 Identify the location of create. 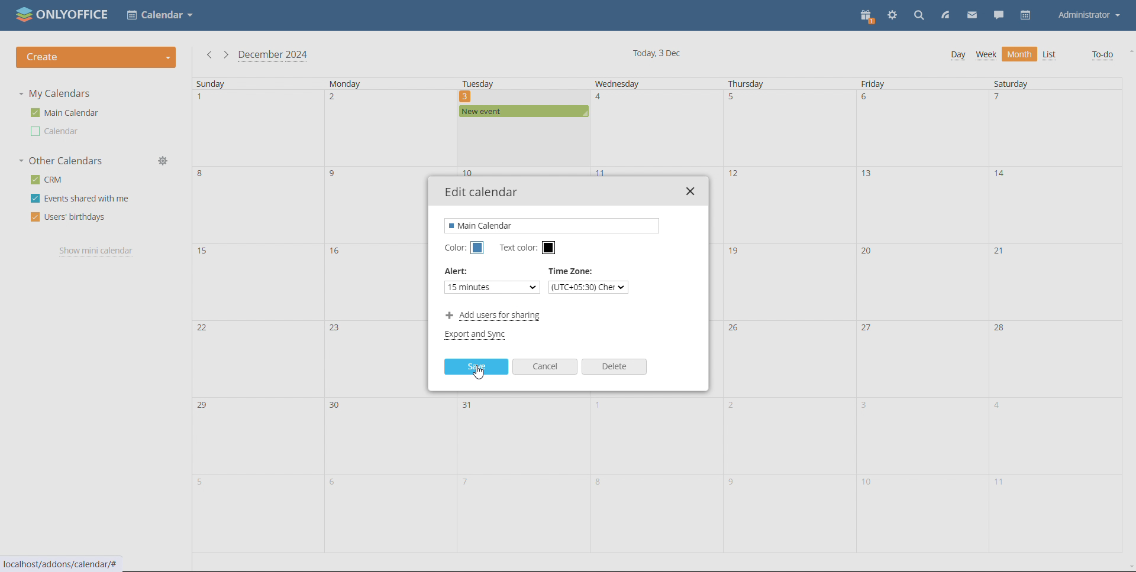
(96, 58).